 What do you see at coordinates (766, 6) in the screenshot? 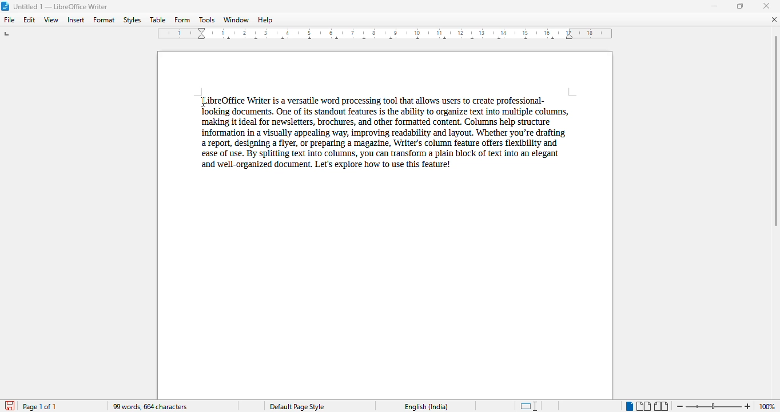
I see `close` at bounding box center [766, 6].